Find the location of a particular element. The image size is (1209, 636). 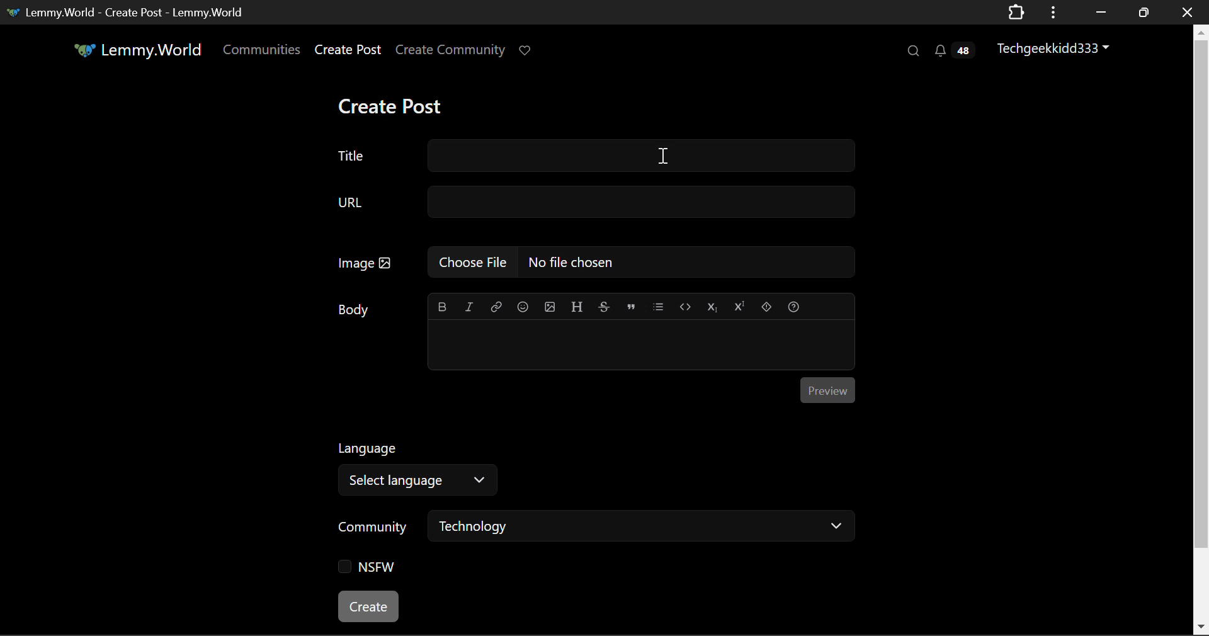

Title Field is located at coordinates (593, 156).